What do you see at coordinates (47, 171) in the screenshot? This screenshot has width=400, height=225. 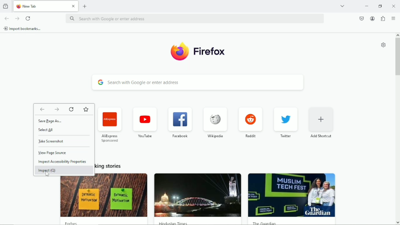 I see `Inspect (Q)` at bounding box center [47, 171].